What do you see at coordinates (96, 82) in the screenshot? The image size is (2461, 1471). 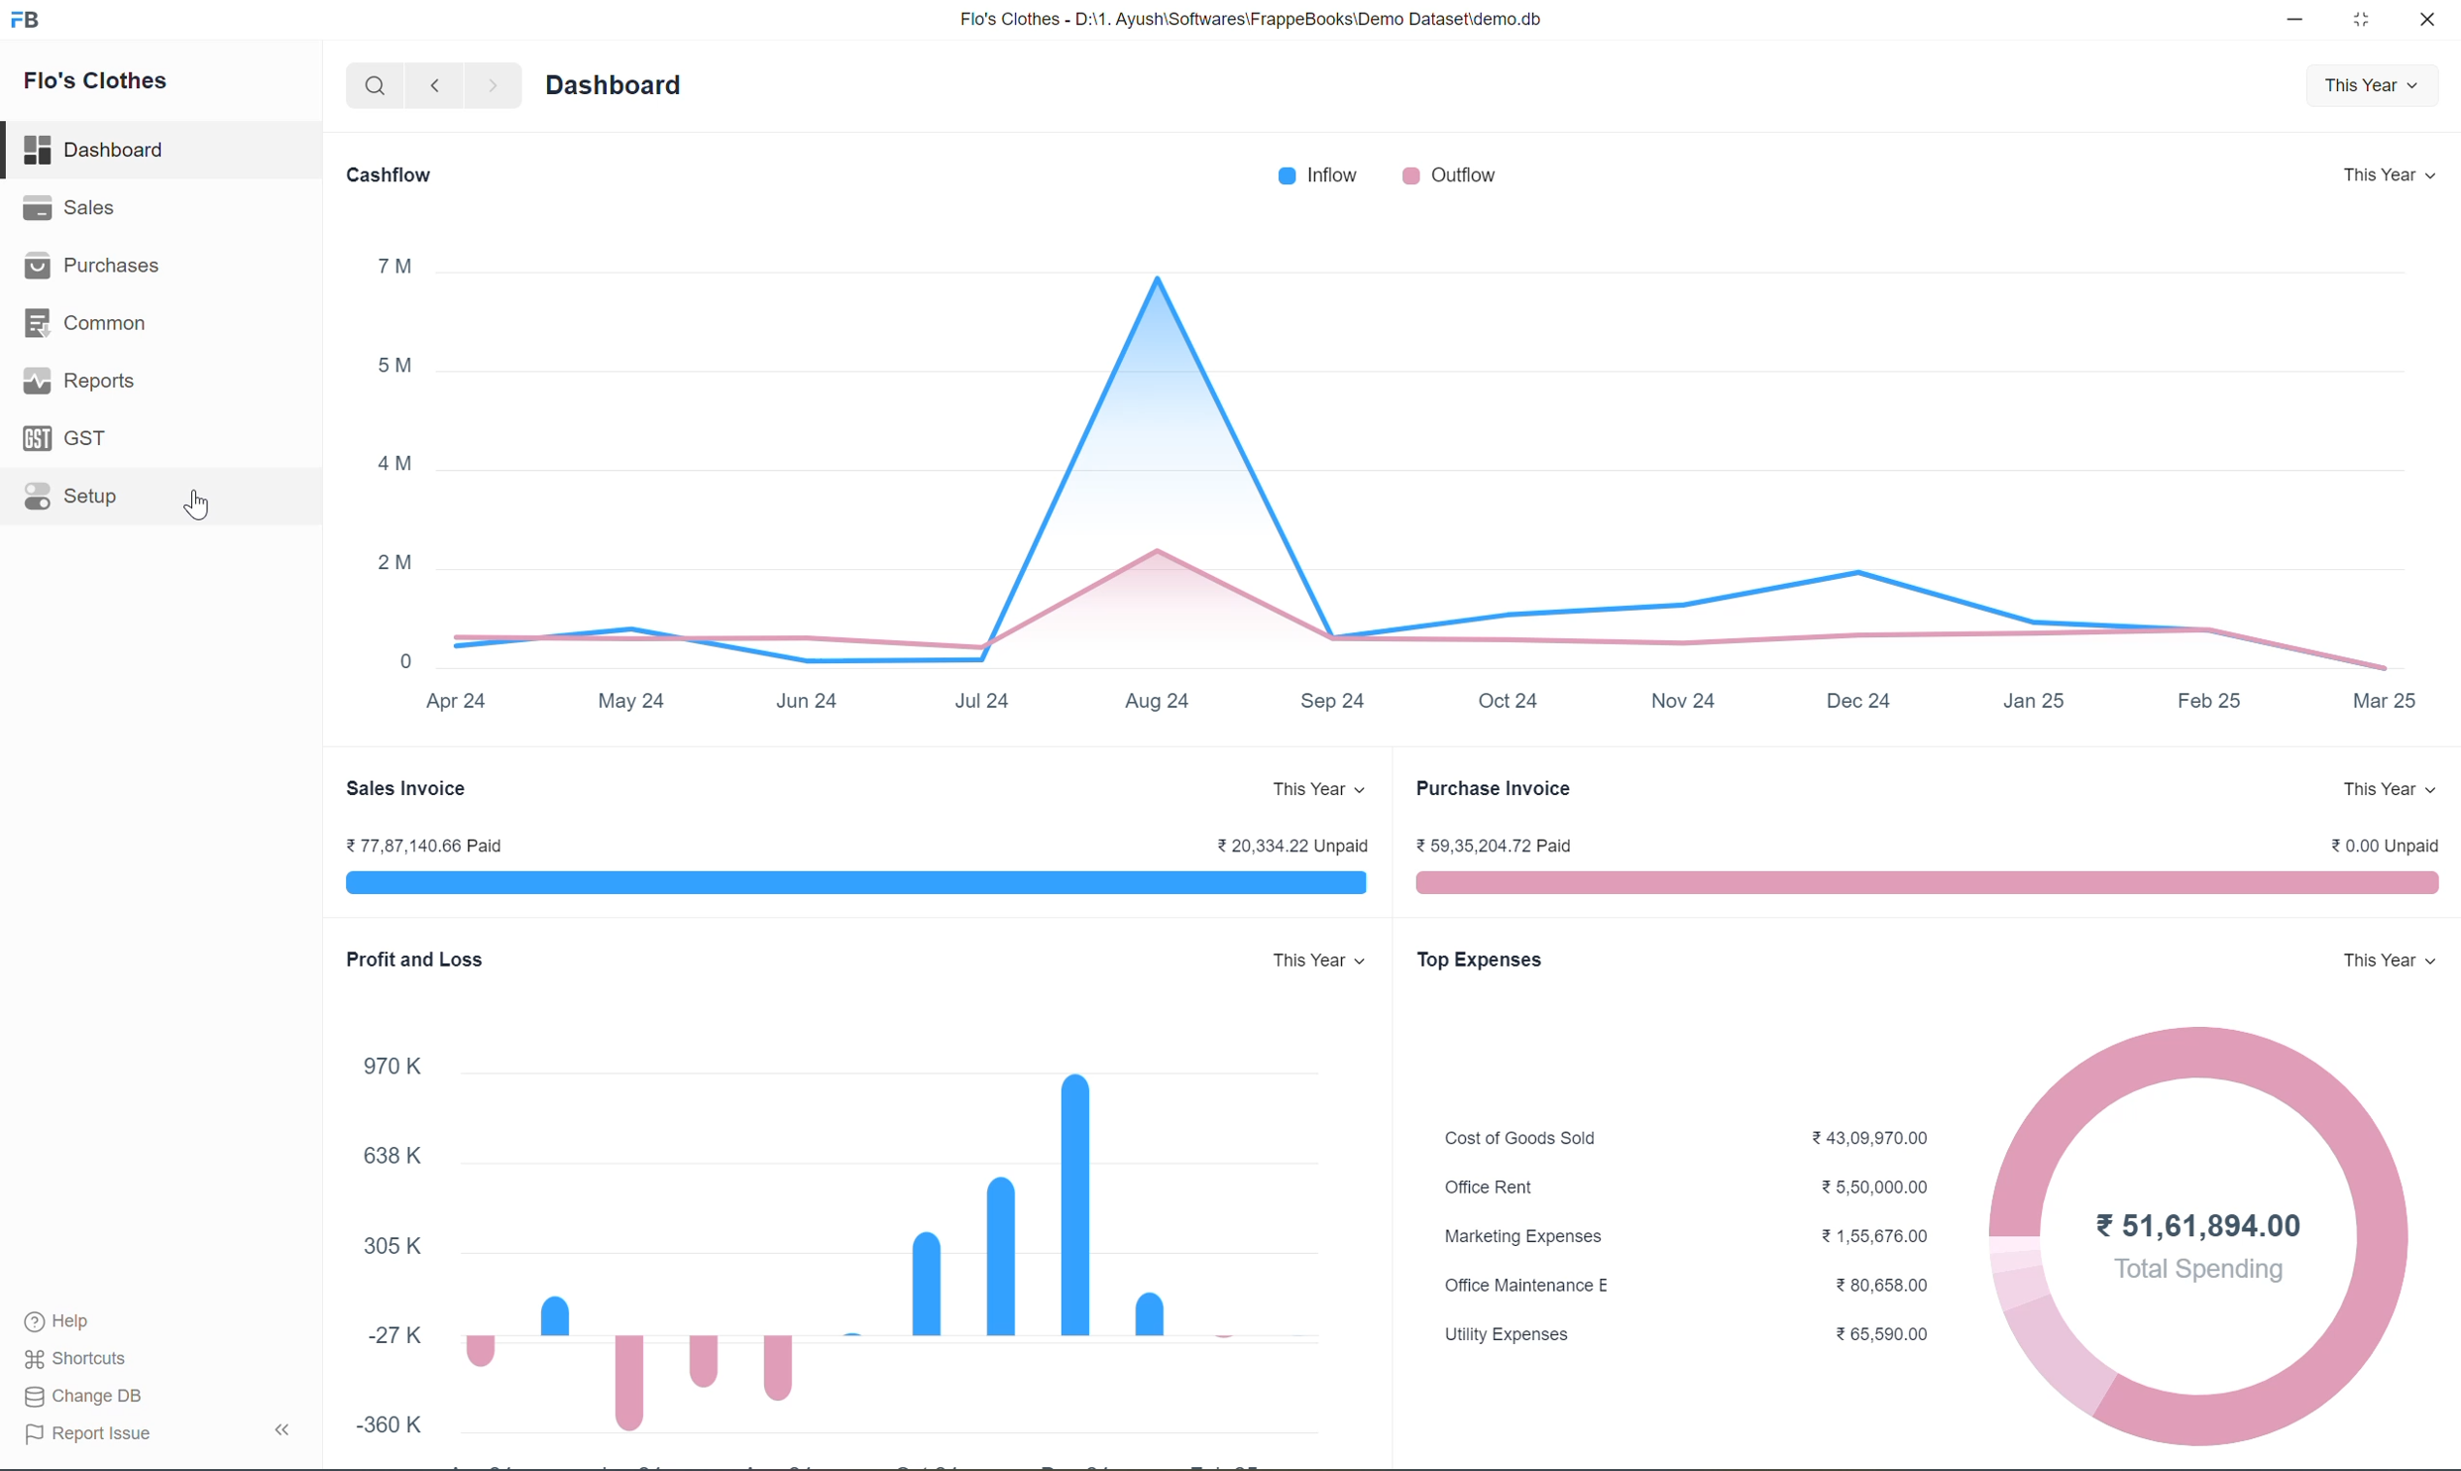 I see `Flo's Clothes` at bounding box center [96, 82].